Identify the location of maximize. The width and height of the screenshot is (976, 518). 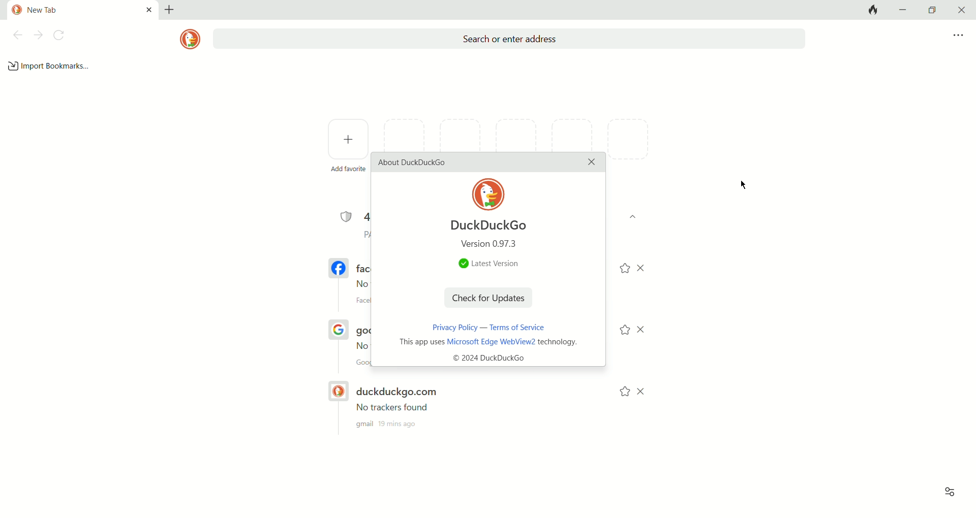
(931, 10).